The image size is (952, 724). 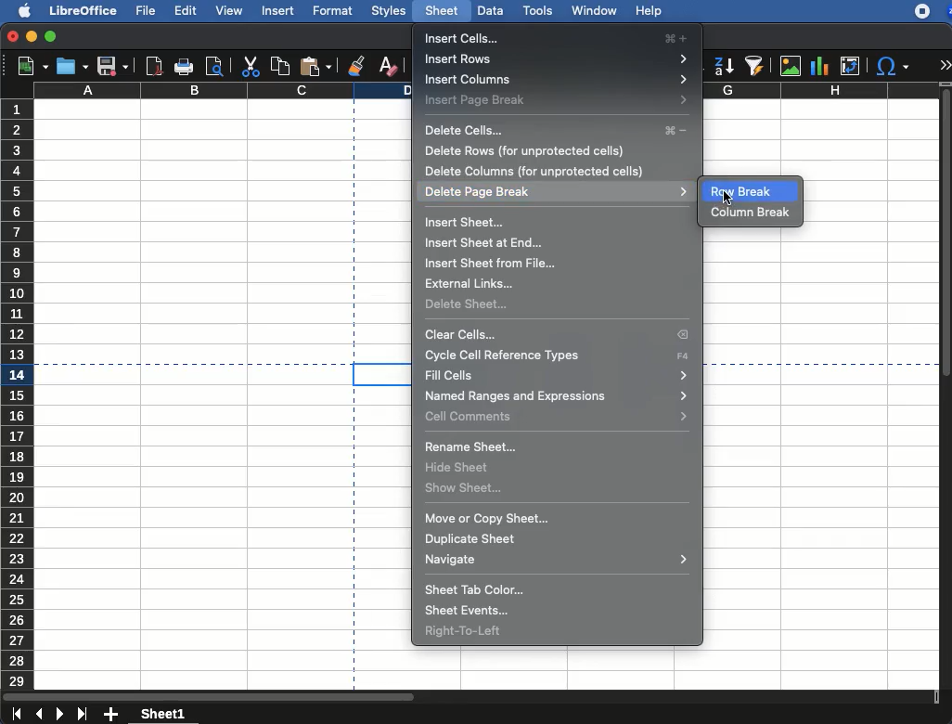 What do you see at coordinates (555, 560) in the screenshot?
I see `navigate` at bounding box center [555, 560].